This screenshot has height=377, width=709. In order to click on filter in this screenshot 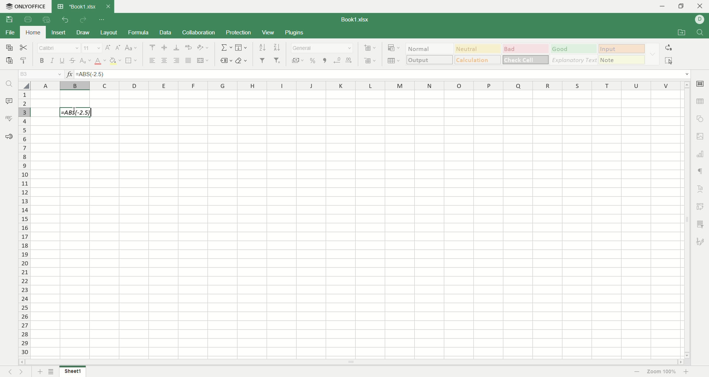, I will do `click(263, 60)`.